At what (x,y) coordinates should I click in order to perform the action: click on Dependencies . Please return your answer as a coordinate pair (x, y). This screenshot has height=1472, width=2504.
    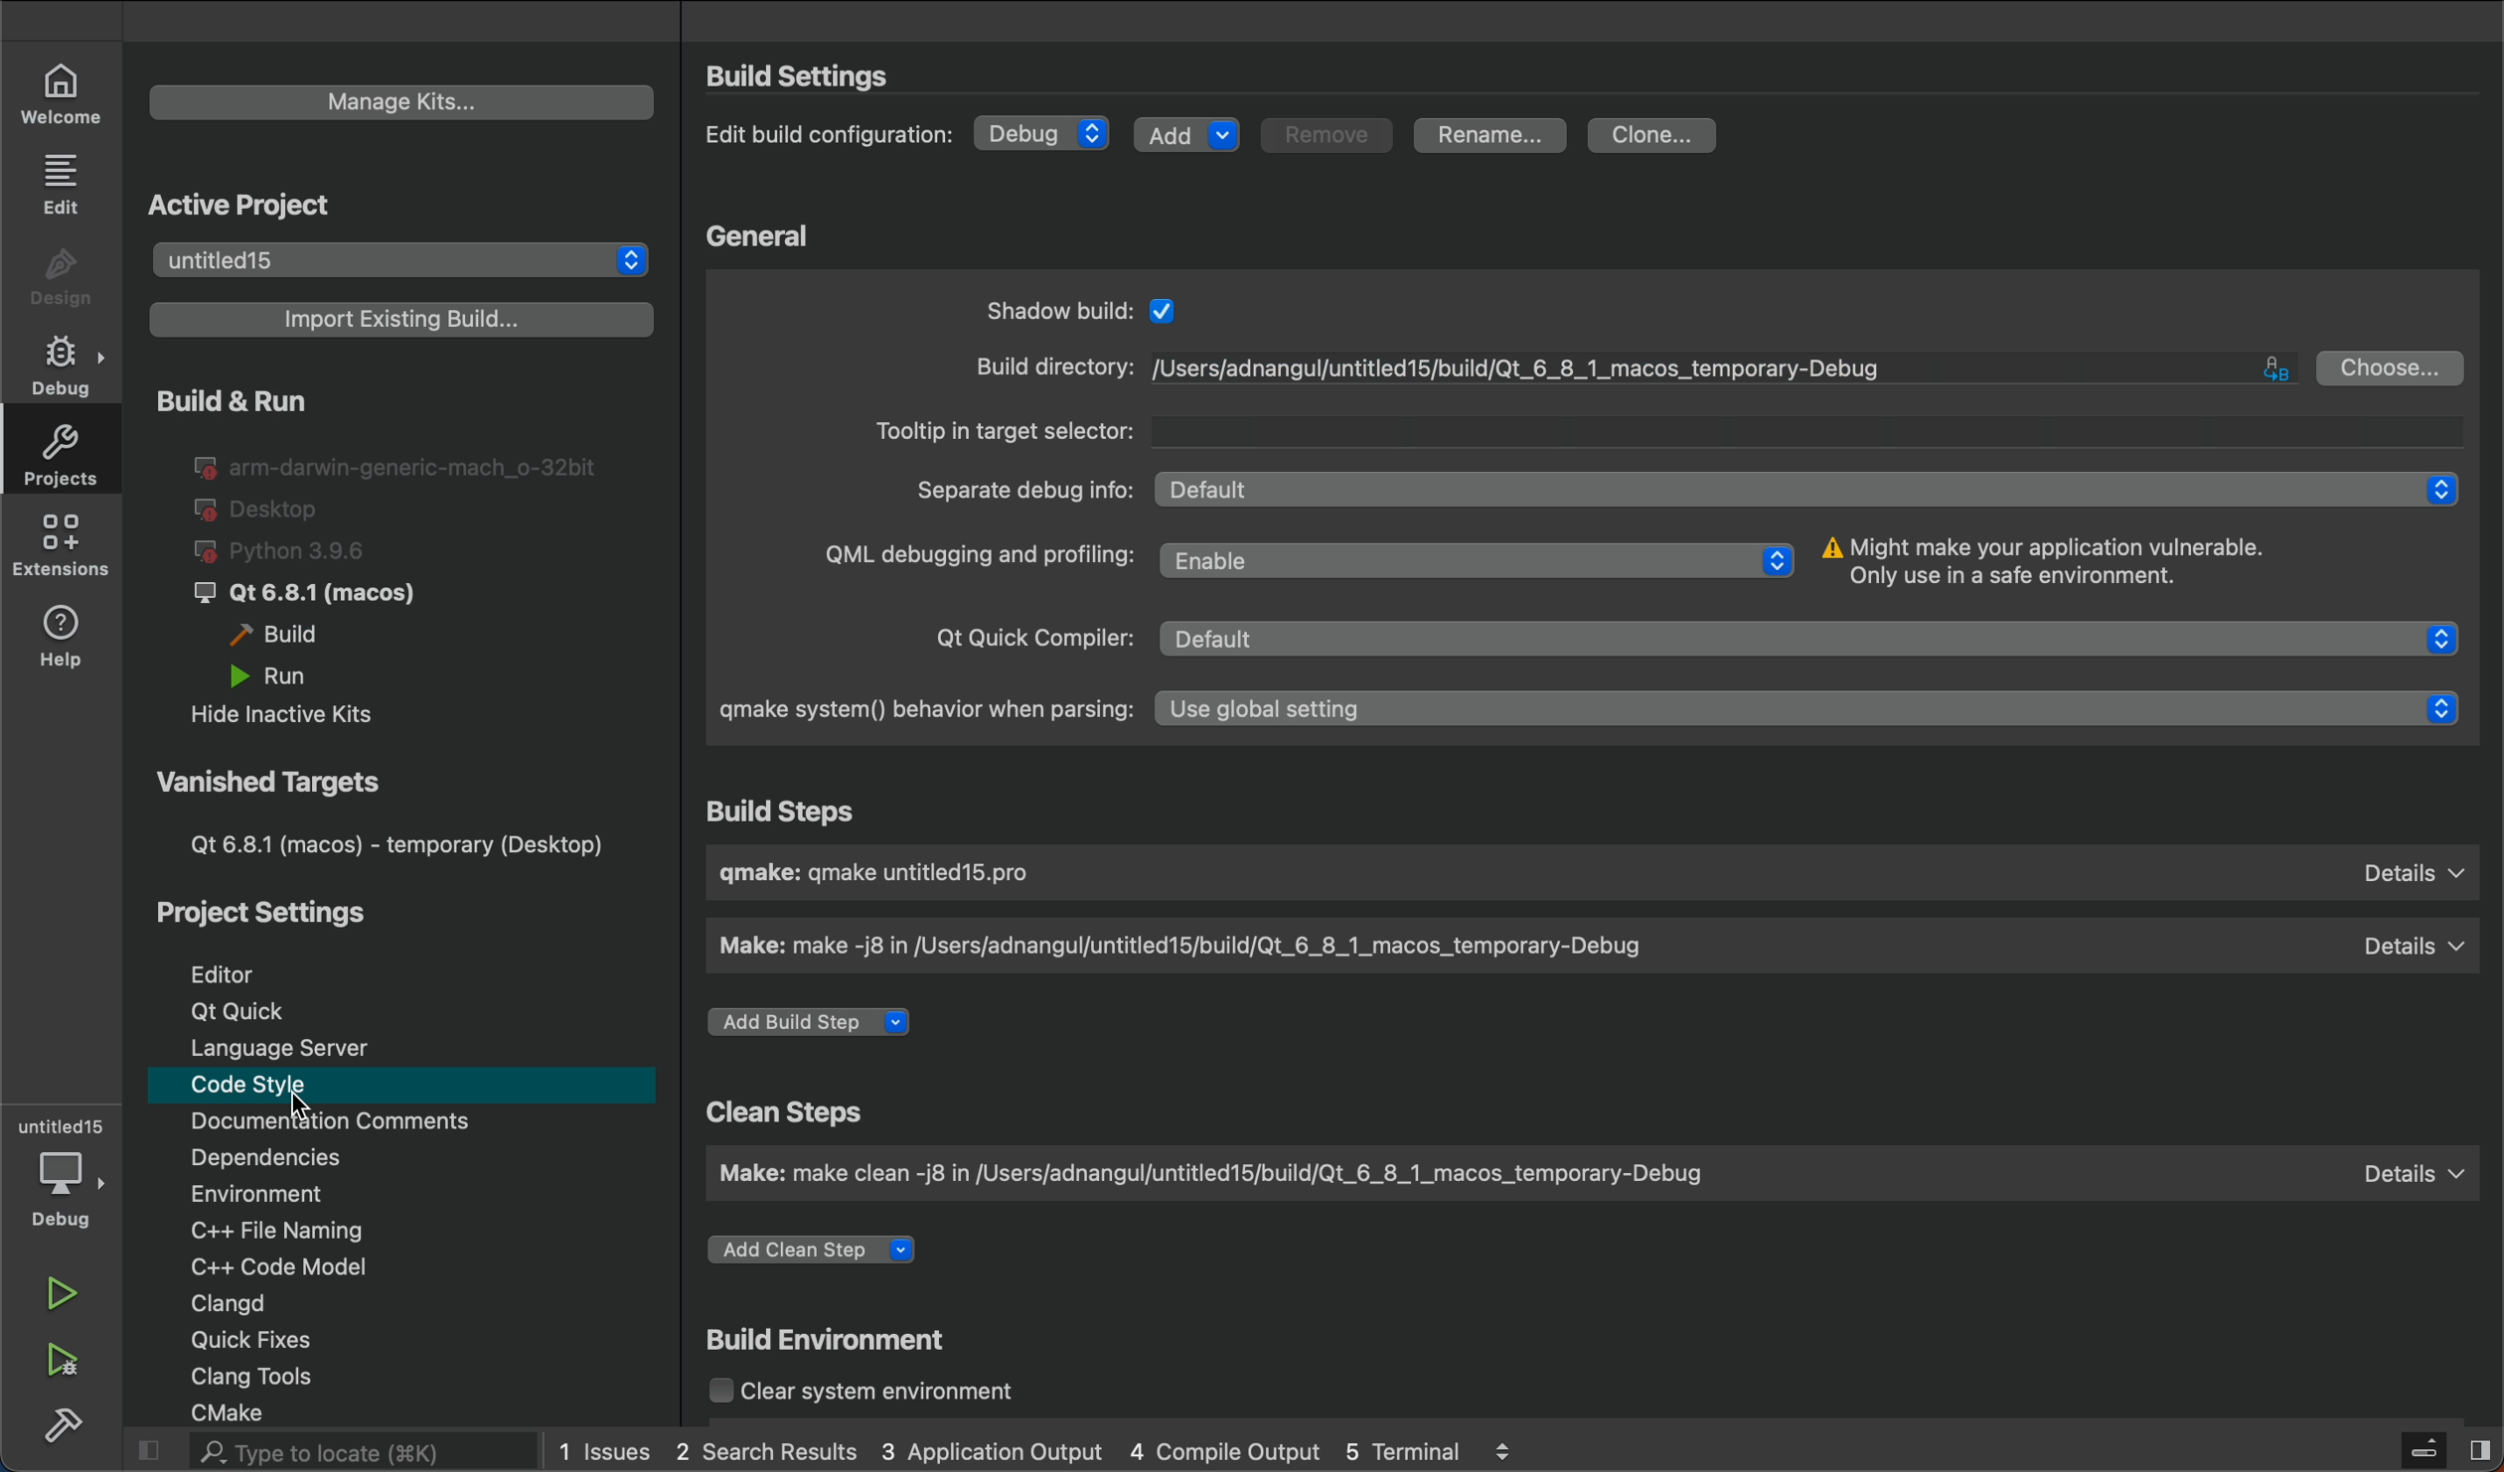
    Looking at the image, I should click on (308, 1159).